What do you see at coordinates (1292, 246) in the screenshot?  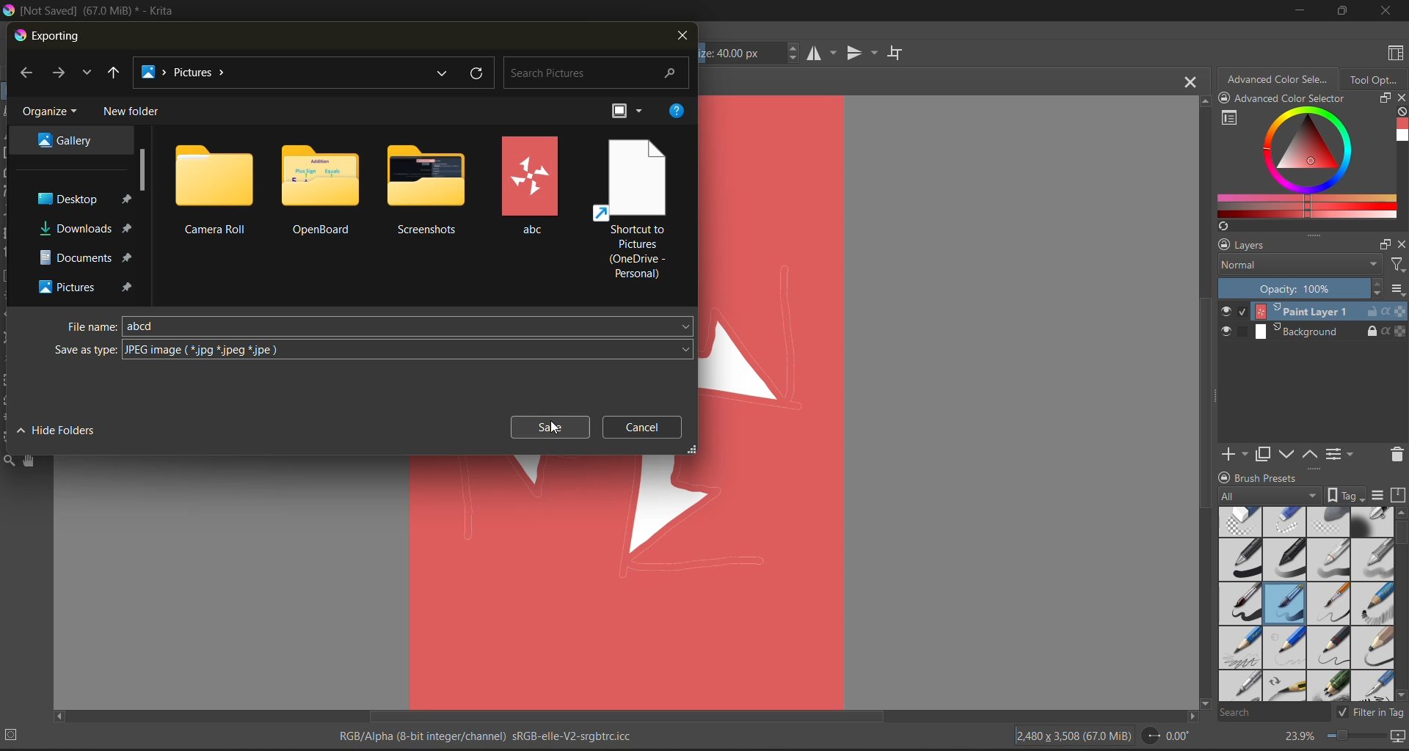 I see `layers` at bounding box center [1292, 246].